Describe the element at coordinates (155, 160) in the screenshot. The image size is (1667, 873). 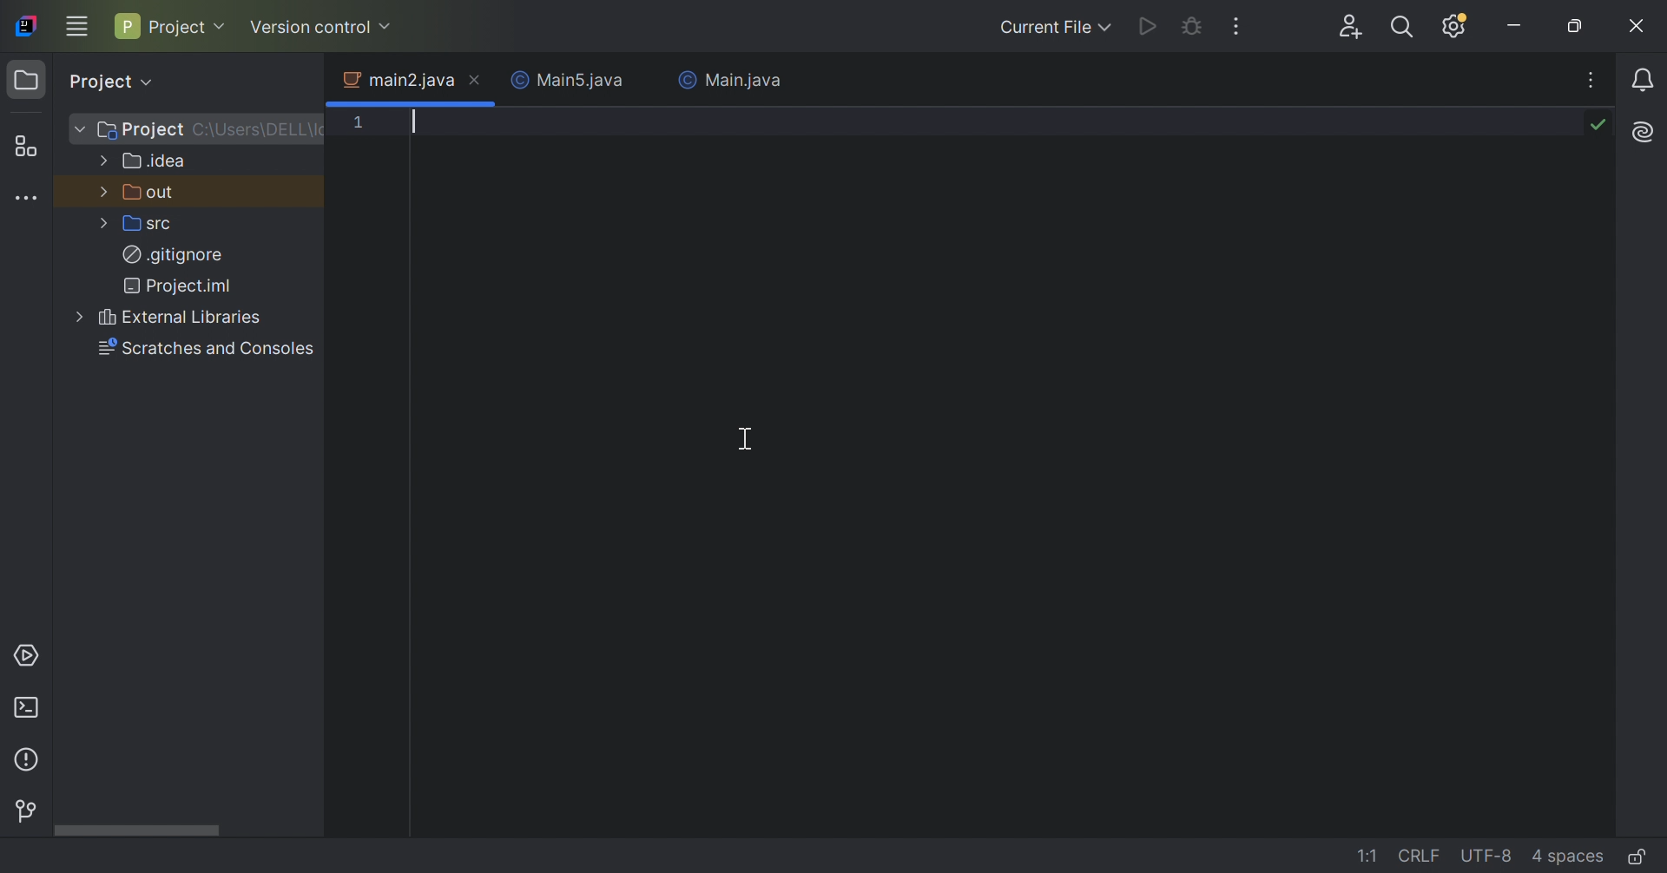
I see `.idea` at that location.